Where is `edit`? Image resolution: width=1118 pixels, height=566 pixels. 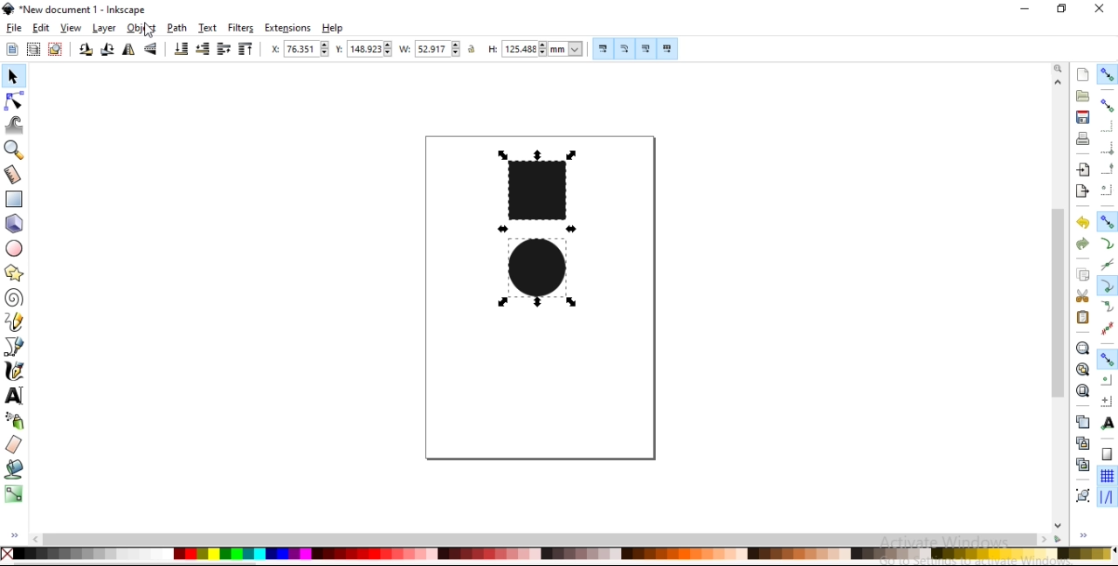
edit is located at coordinates (41, 28).